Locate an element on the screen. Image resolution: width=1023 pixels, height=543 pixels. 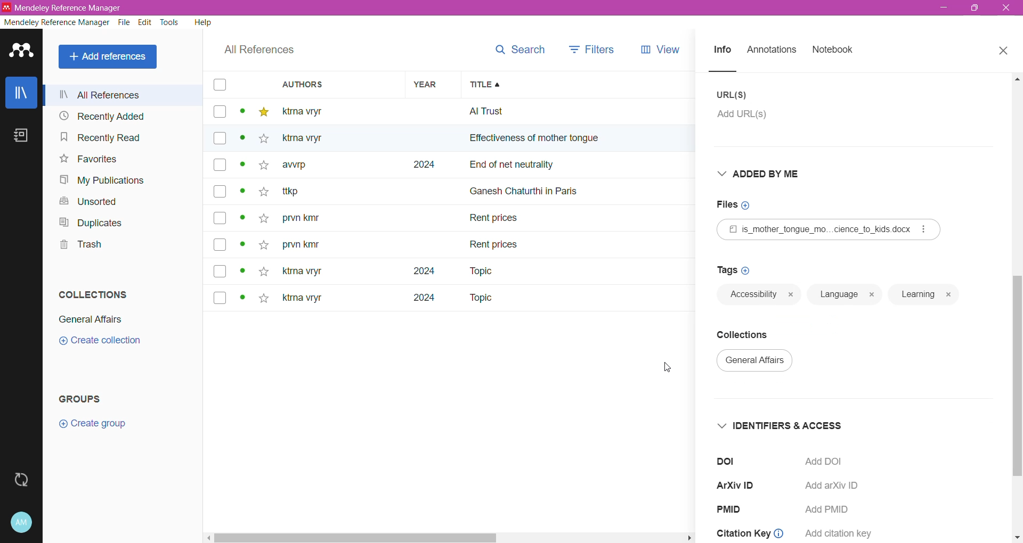
box is located at coordinates (220, 112).